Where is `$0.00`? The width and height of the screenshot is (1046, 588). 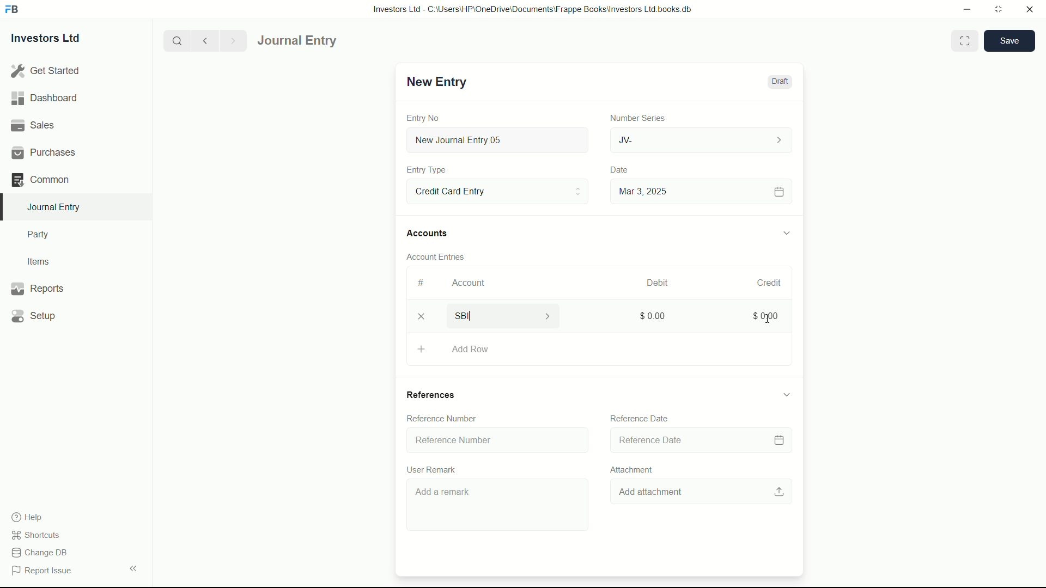 $0.00 is located at coordinates (650, 315).